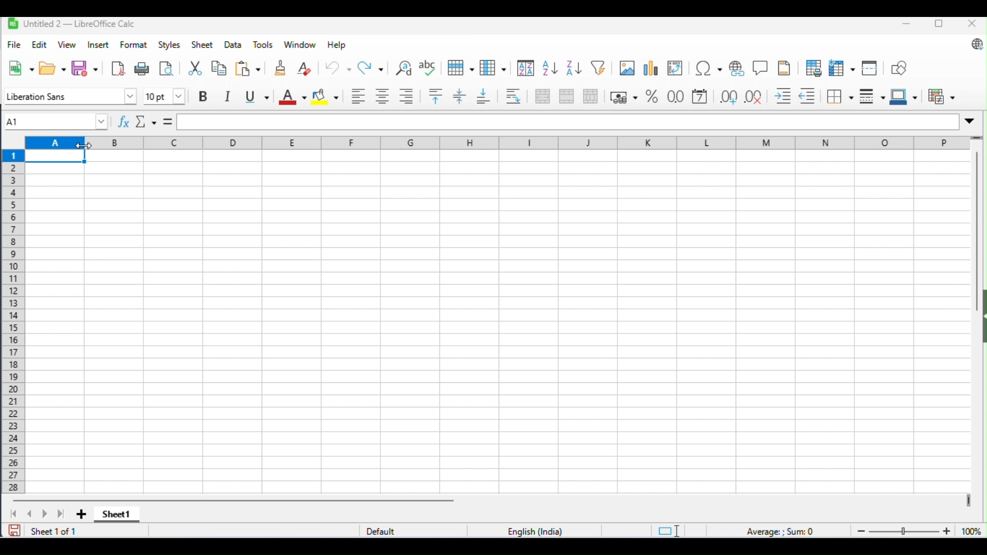 This screenshot has height=555, width=987. What do you see at coordinates (81, 513) in the screenshot?
I see `add sheet` at bounding box center [81, 513].